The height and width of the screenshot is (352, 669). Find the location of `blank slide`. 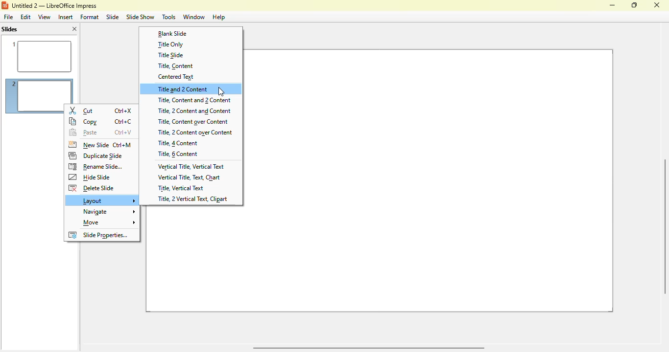

blank slide is located at coordinates (172, 34).